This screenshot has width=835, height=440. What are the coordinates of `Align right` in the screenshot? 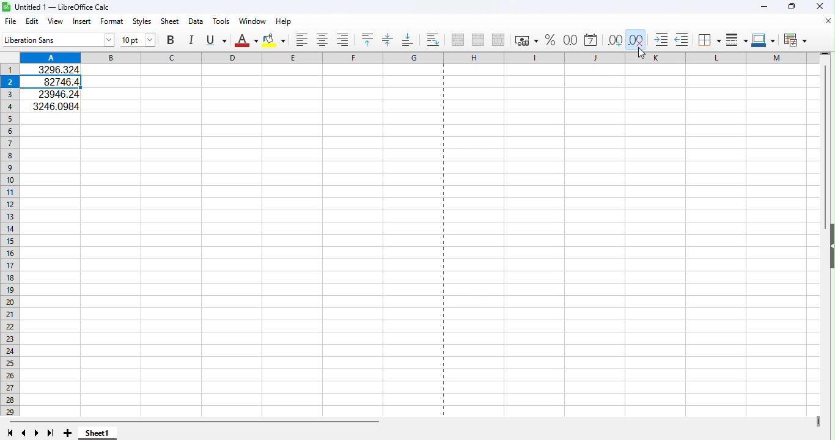 It's located at (340, 40).